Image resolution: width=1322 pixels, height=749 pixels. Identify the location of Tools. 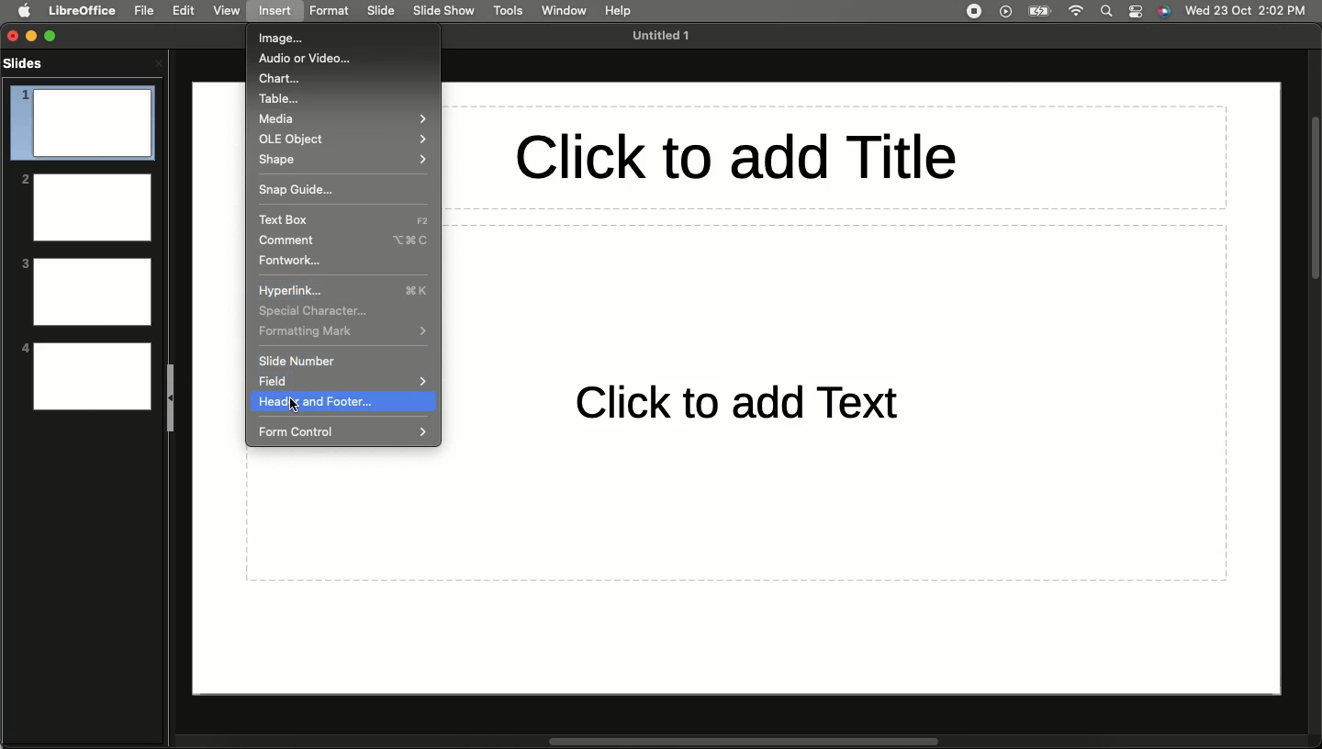
(508, 11).